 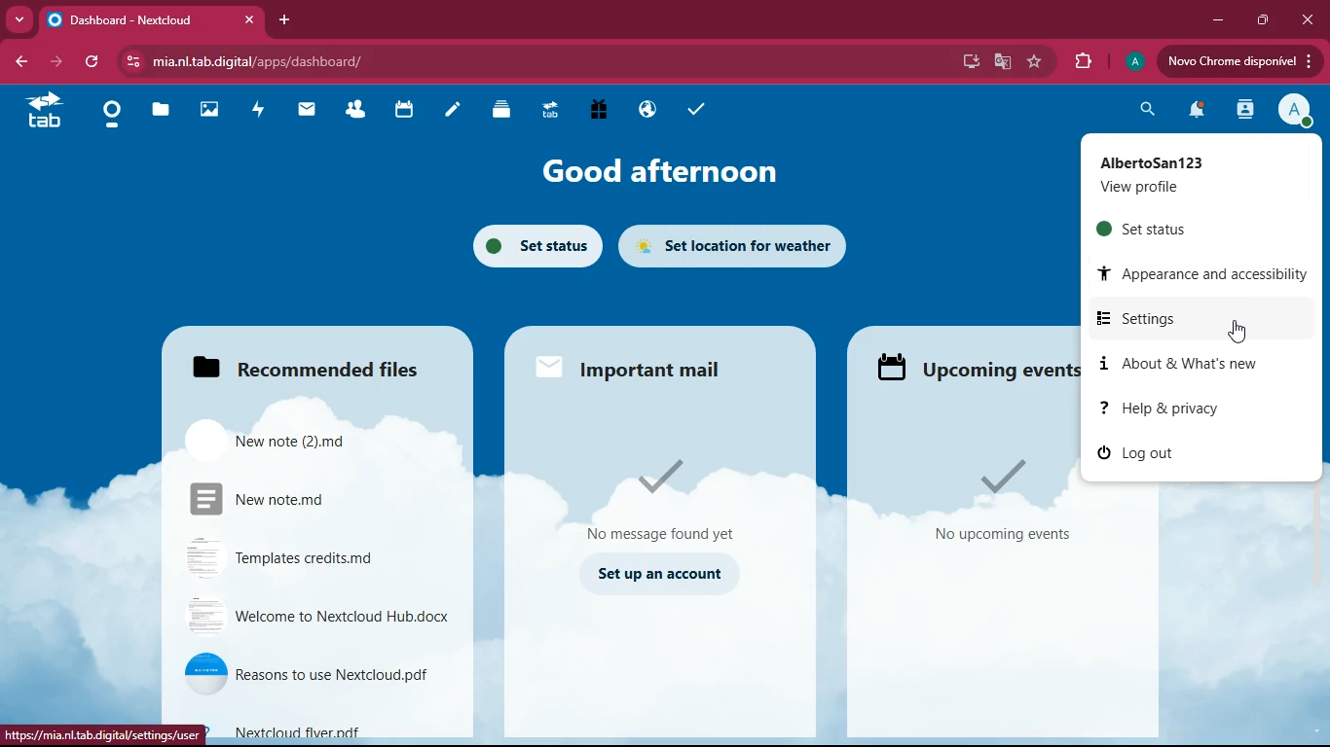 What do you see at coordinates (1185, 409) in the screenshot?
I see `help` at bounding box center [1185, 409].